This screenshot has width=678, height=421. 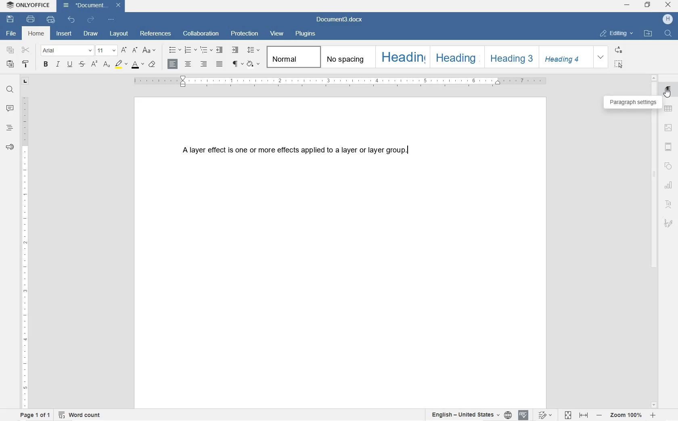 I want to click on DECREMENT FONT SIZE, so click(x=134, y=51).